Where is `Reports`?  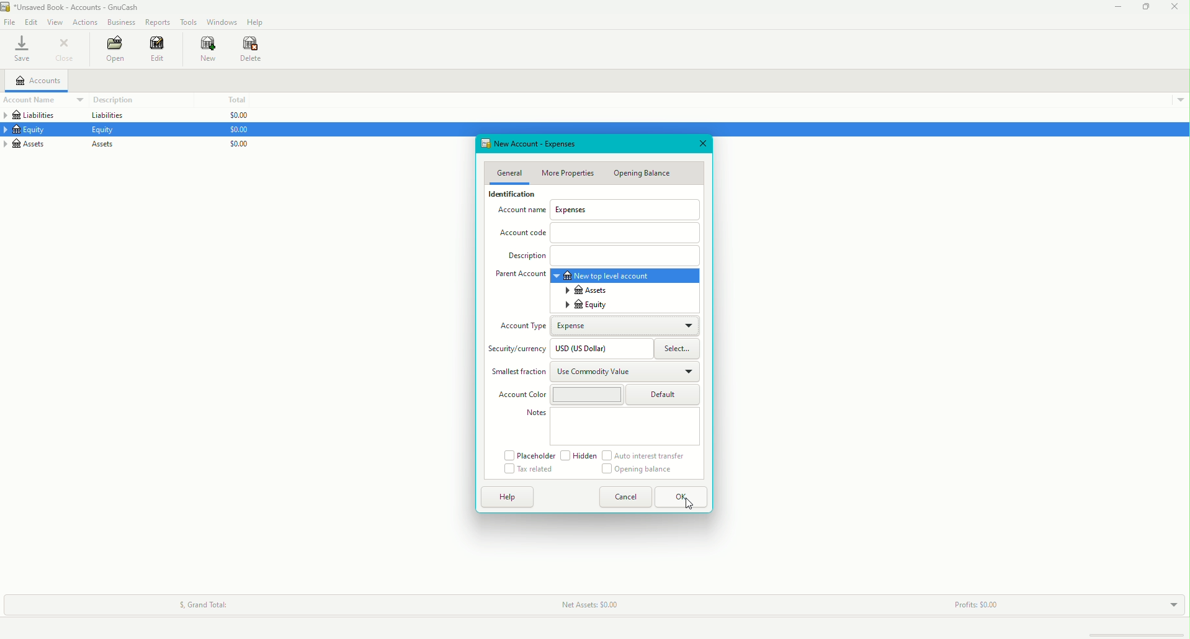
Reports is located at coordinates (157, 22).